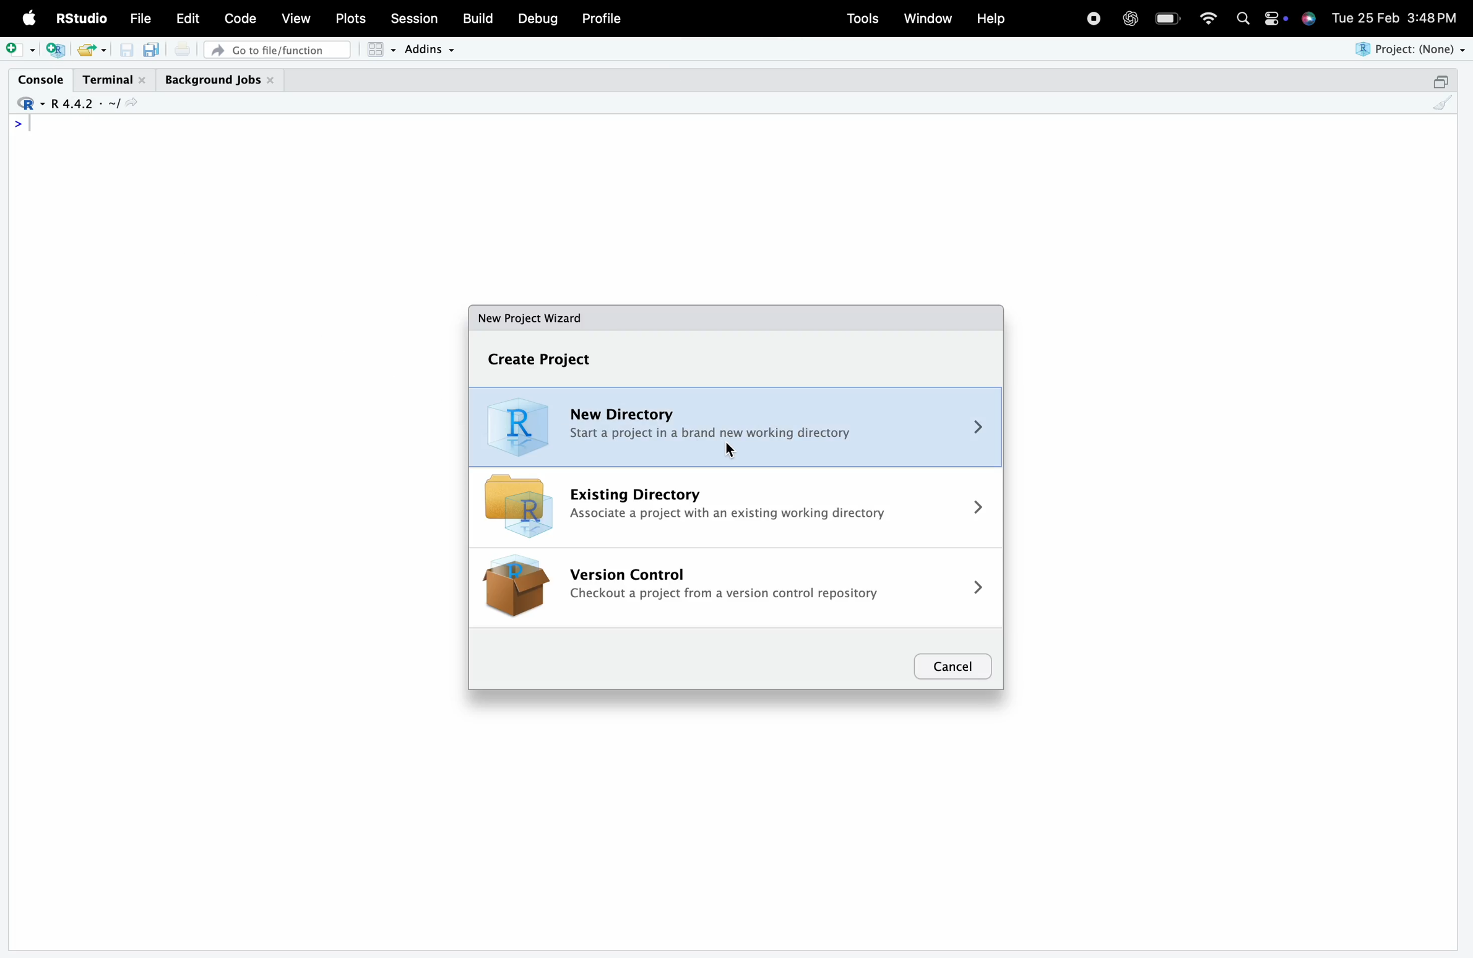 The width and height of the screenshot is (1473, 958). I want to click on Tue 25 Feb, so click(1365, 16).